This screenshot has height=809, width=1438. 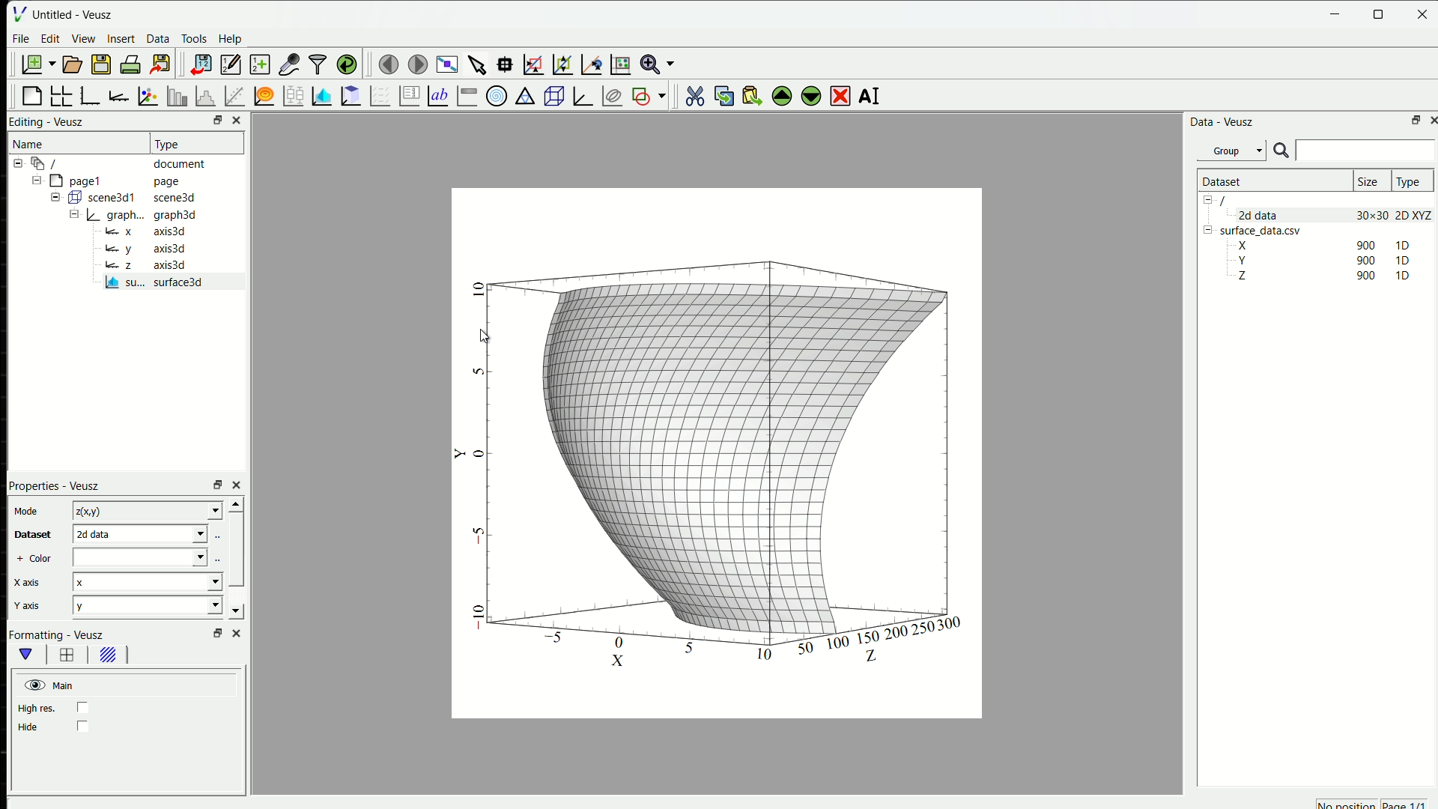 What do you see at coordinates (169, 249) in the screenshot?
I see `axis3d` at bounding box center [169, 249].